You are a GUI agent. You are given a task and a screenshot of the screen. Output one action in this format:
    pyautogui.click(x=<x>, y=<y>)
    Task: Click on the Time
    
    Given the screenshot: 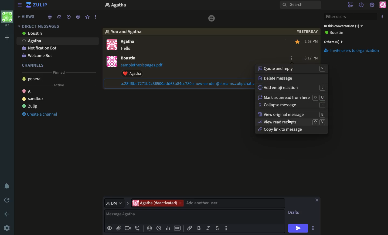 What is the action you would take?
    pyautogui.click(x=69, y=16)
    